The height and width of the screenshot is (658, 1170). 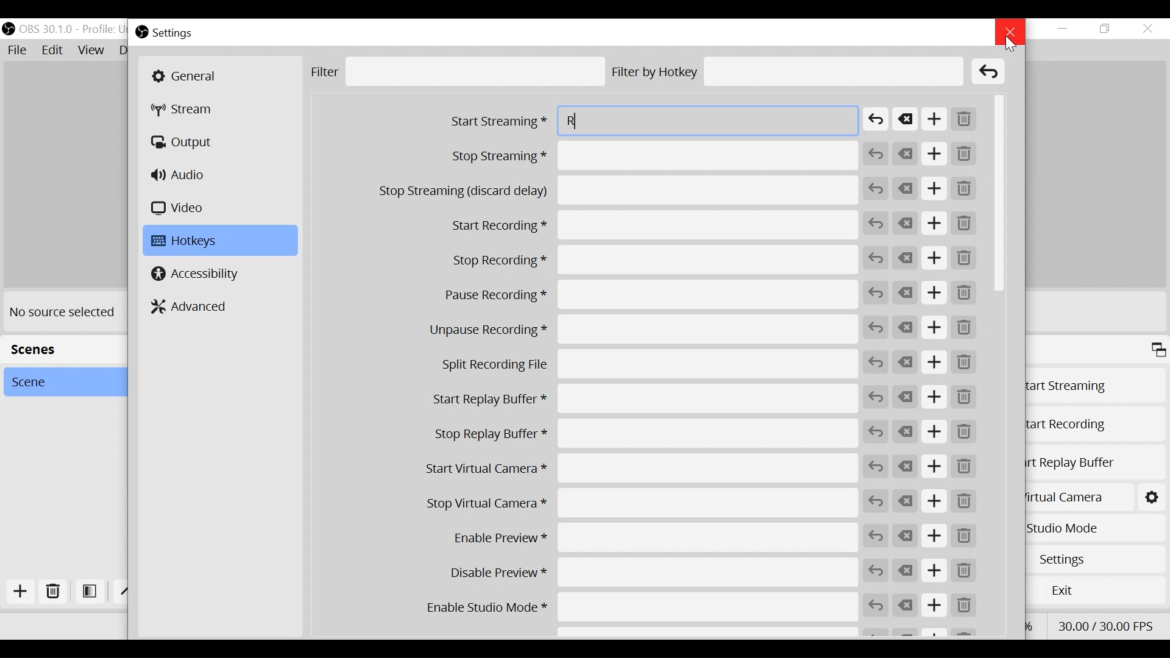 I want to click on Clear, so click(x=906, y=294).